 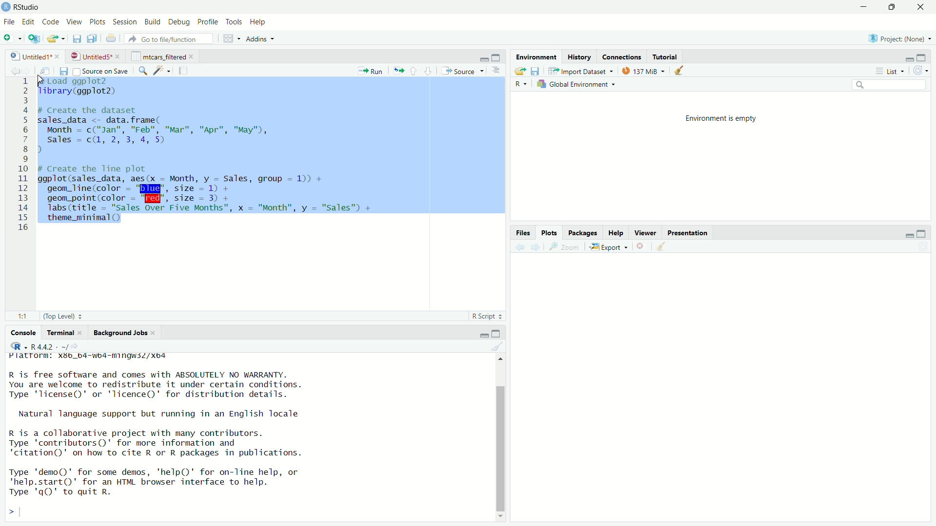 I want to click on print current file, so click(x=112, y=39).